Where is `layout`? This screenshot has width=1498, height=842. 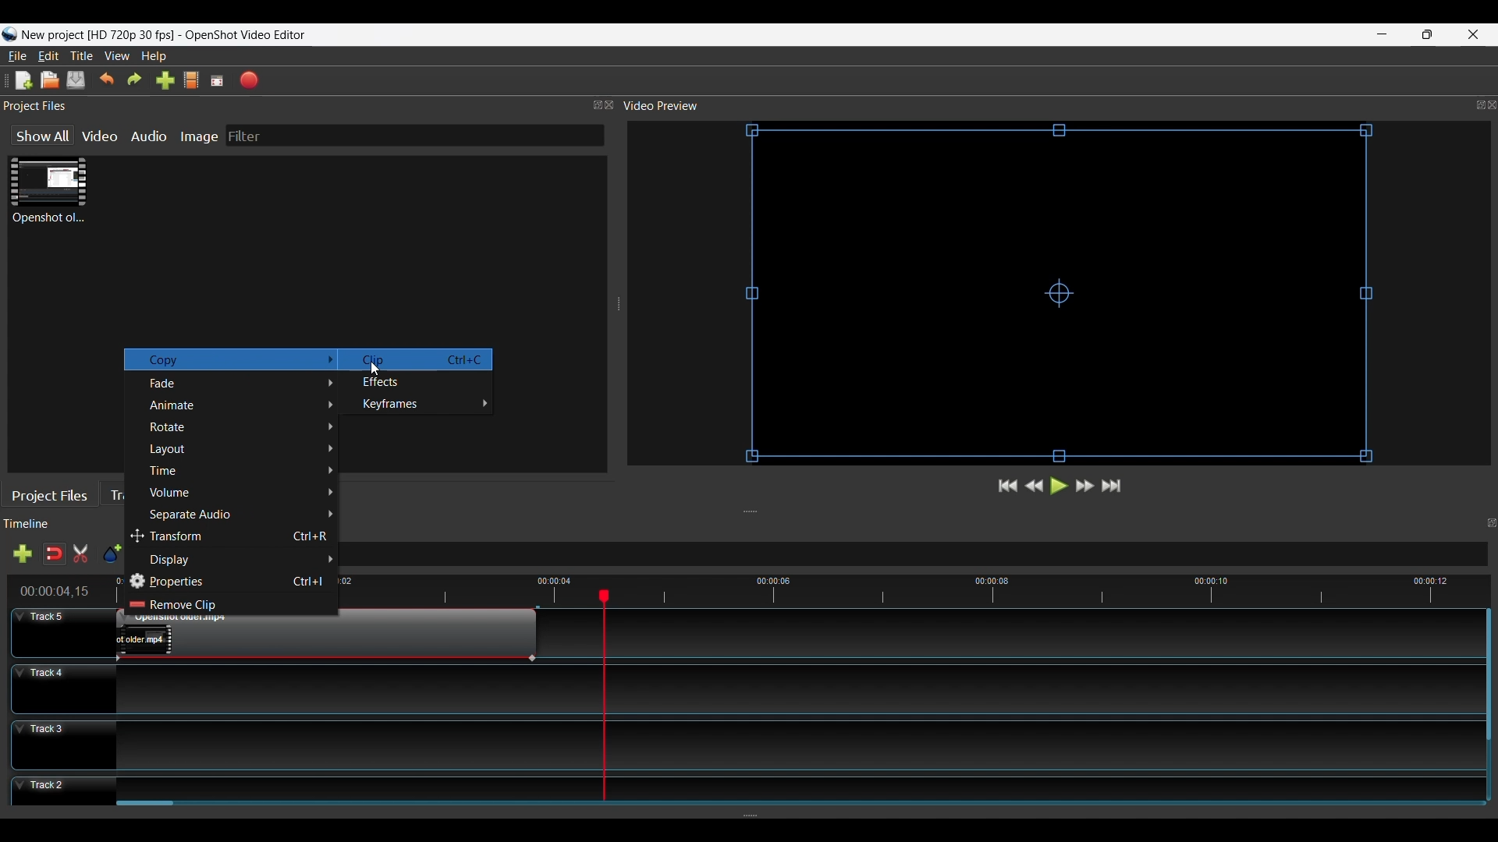
layout is located at coordinates (242, 448).